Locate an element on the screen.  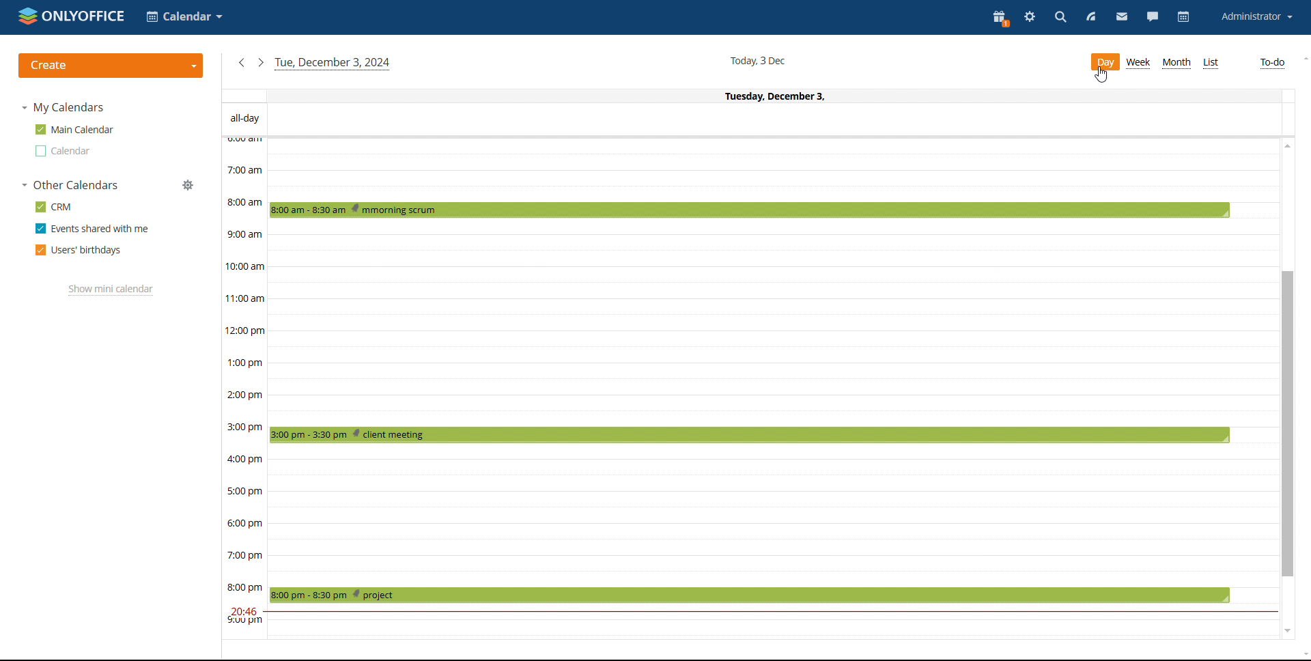
account is located at coordinates (1256, 16).